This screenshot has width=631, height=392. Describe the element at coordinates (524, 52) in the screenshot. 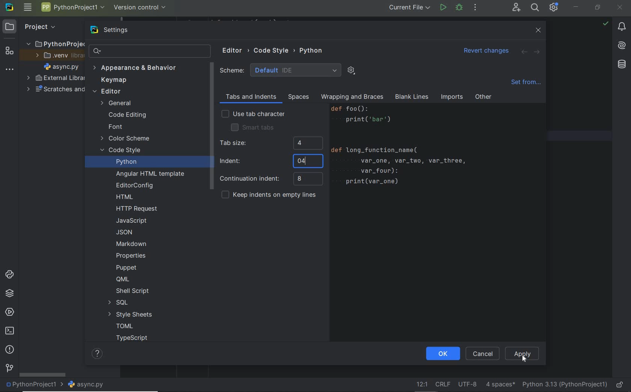

I see `back` at that location.